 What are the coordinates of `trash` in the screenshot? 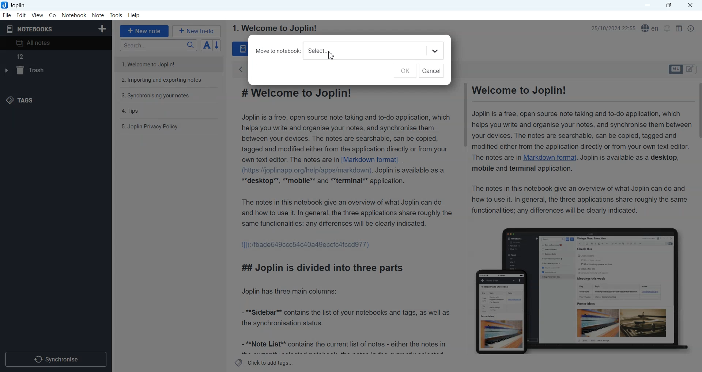 It's located at (26, 71).